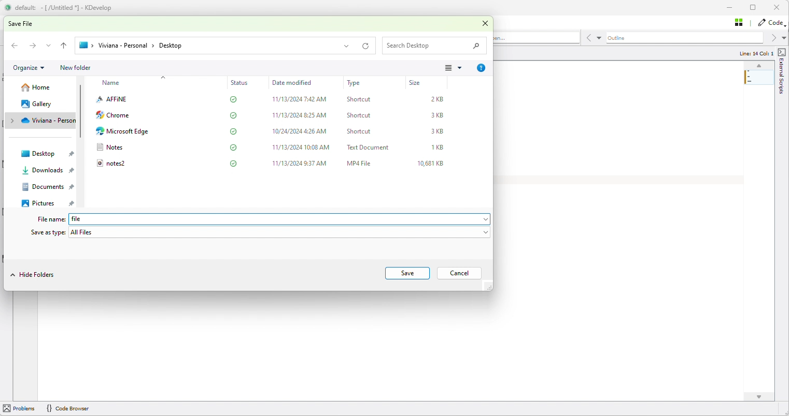  I want to click on 11/13/2024 8:25 AM, so click(301, 115).